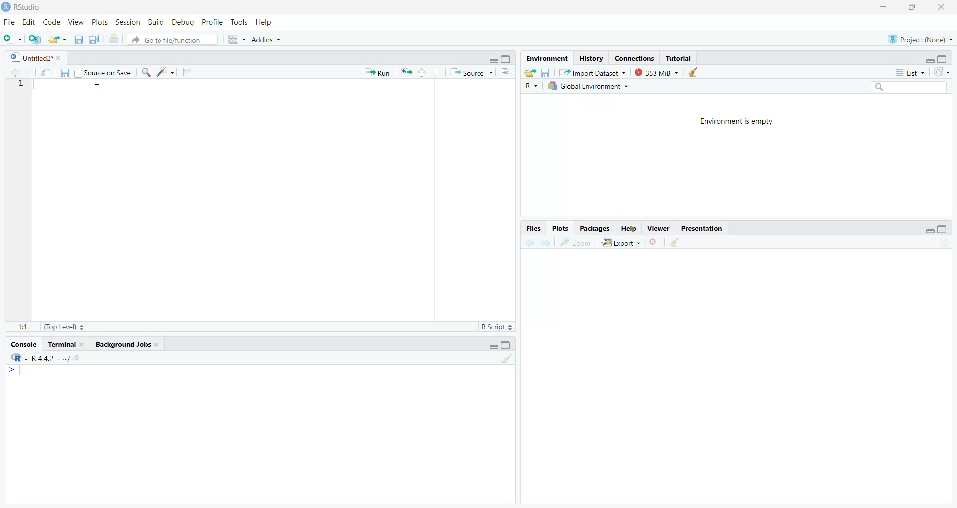  What do you see at coordinates (29, 72) in the screenshot?
I see `go back to the next source location` at bounding box center [29, 72].